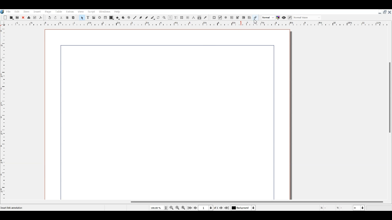 The image size is (392, 220). Describe the element at coordinates (67, 17) in the screenshot. I see `Copy` at that location.